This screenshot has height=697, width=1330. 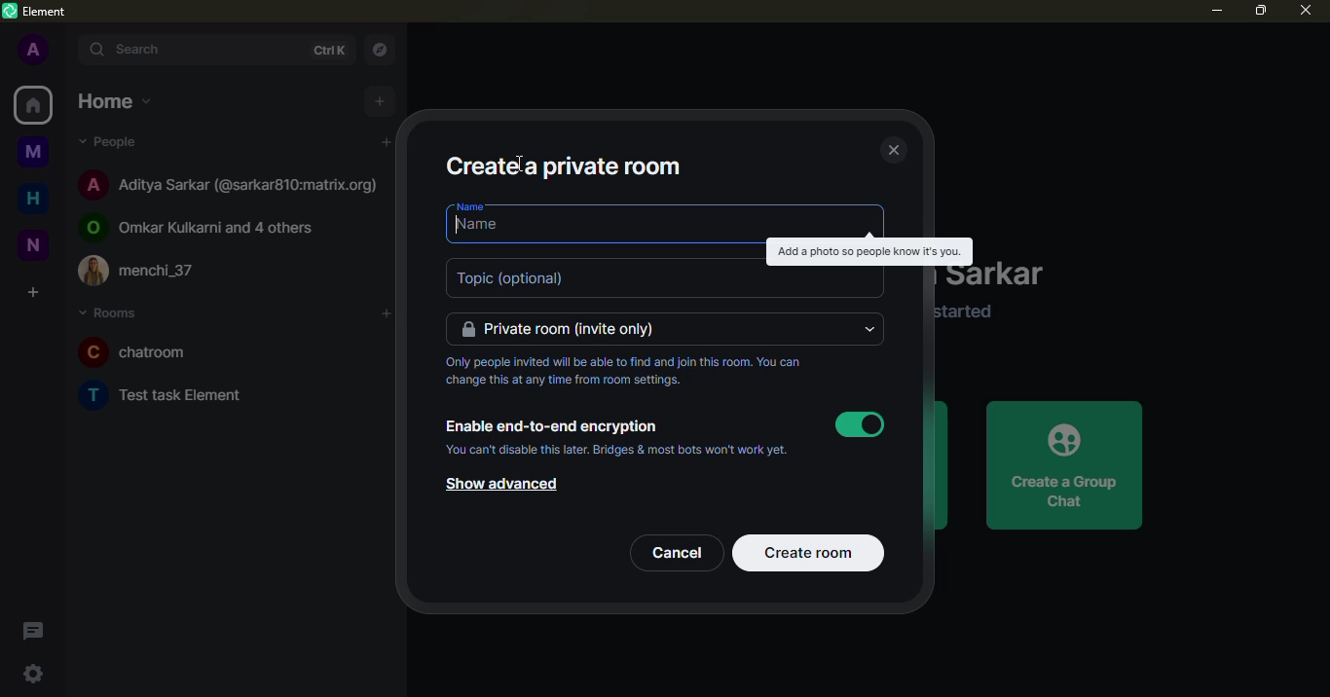 What do you see at coordinates (860, 424) in the screenshot?
I see `enabled` at bounding box center [860, 424].